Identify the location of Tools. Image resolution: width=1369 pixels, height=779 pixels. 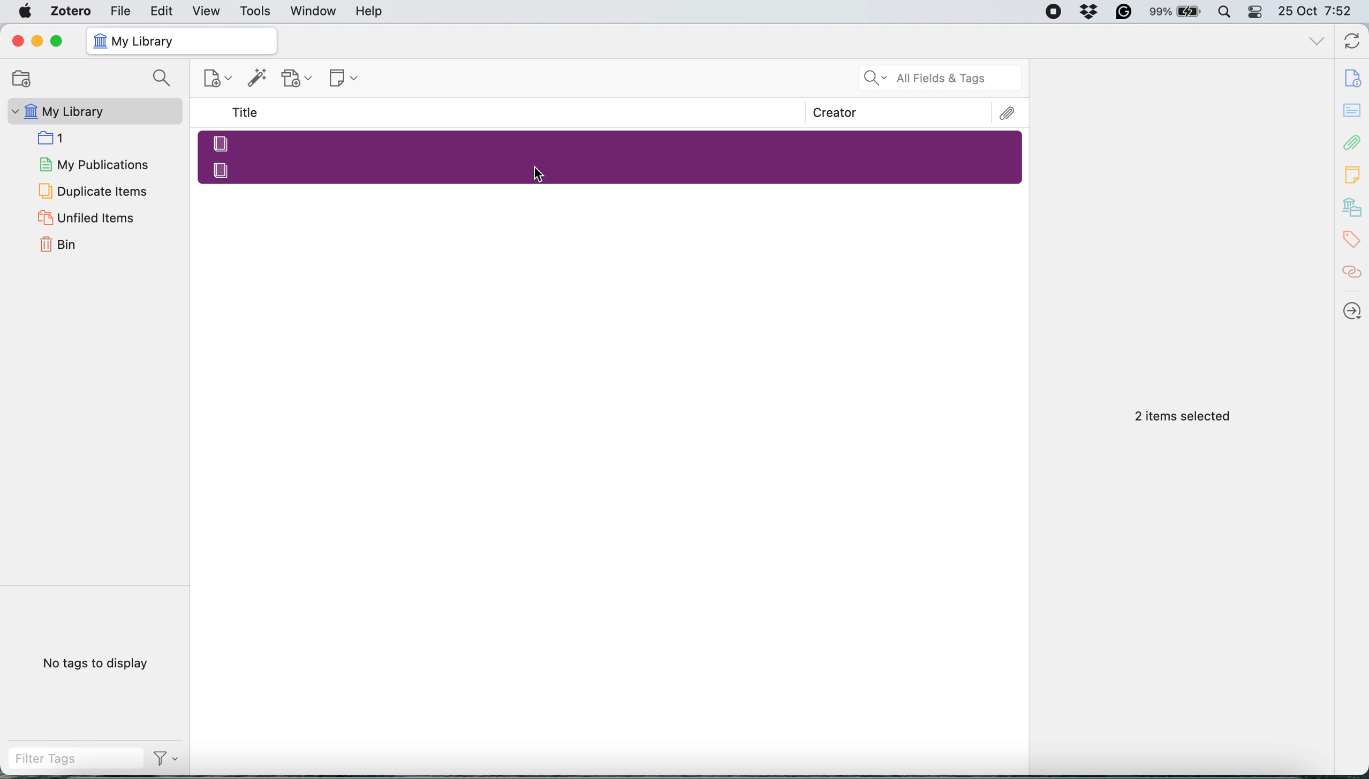
(256, 12).